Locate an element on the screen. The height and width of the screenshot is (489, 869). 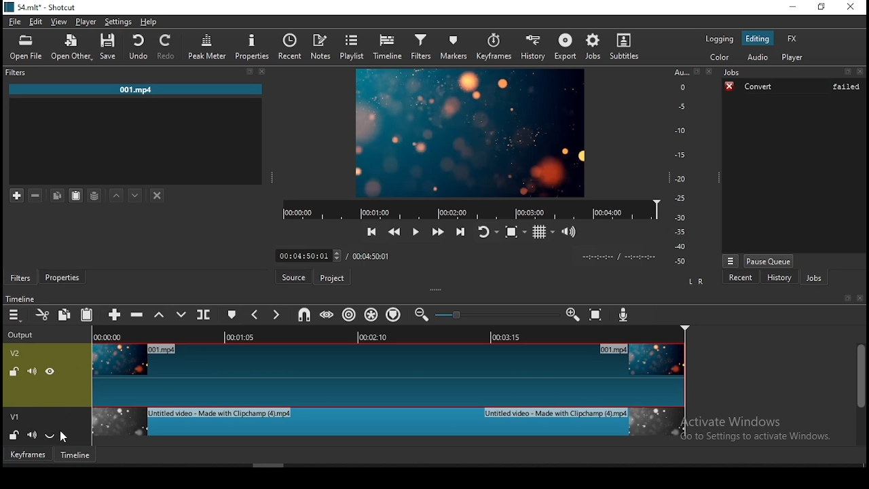
(un)lock is located at coordinates (13, 434).